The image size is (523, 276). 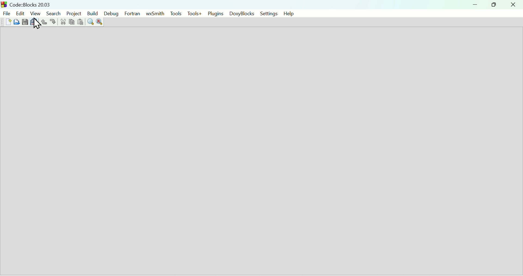 I want to click on Plugins, so click(x=215, y=13).